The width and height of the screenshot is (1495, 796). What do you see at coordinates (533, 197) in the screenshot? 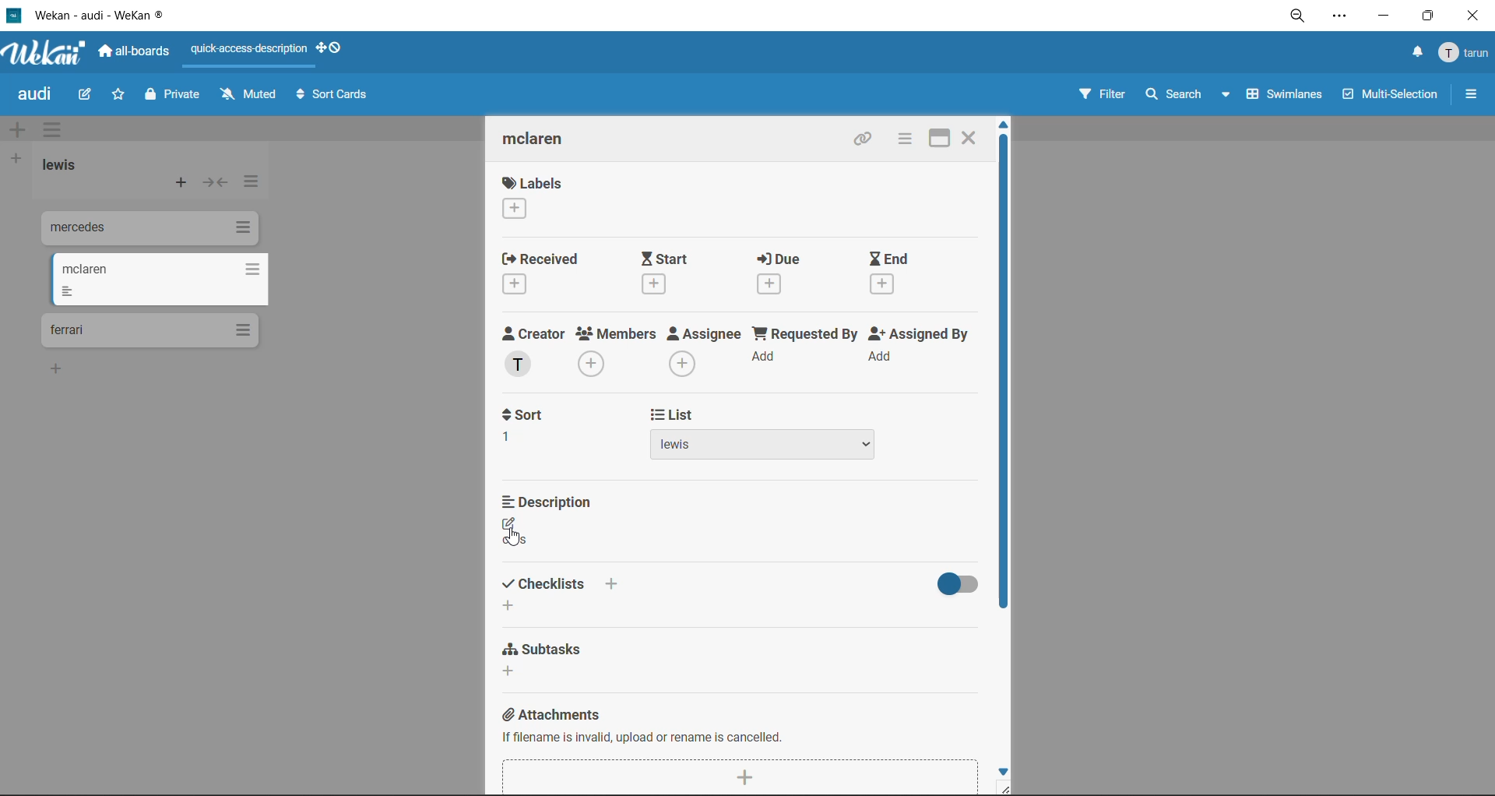
I see `labels` at bounding box center [533, 197].